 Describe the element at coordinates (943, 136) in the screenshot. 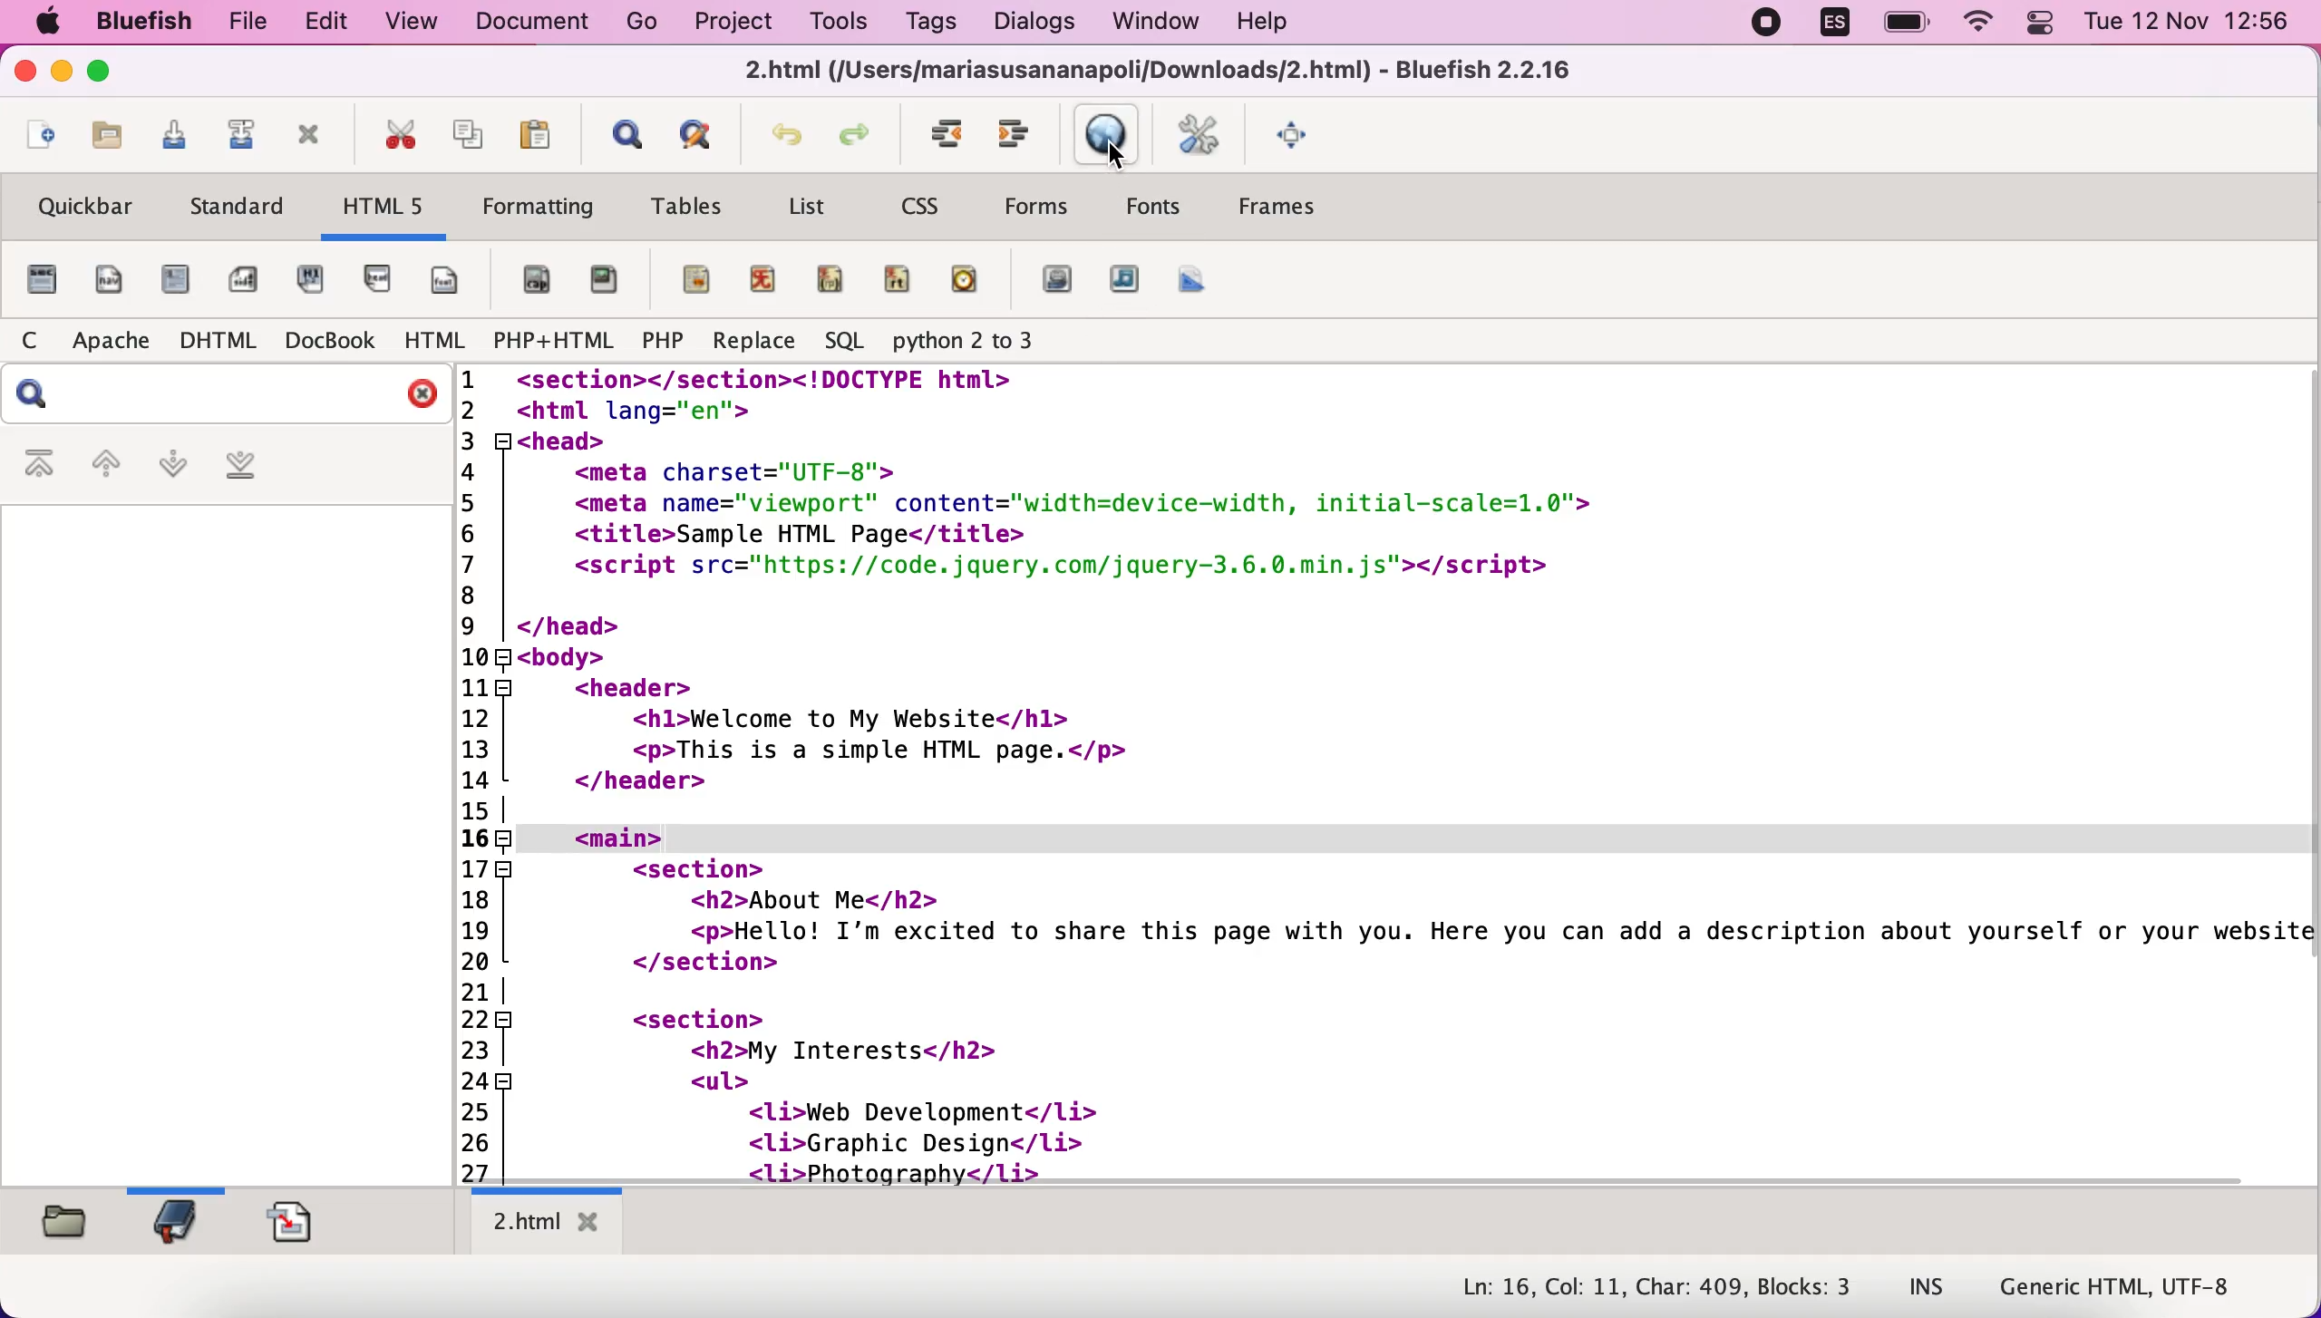

I see `indent` at that location.